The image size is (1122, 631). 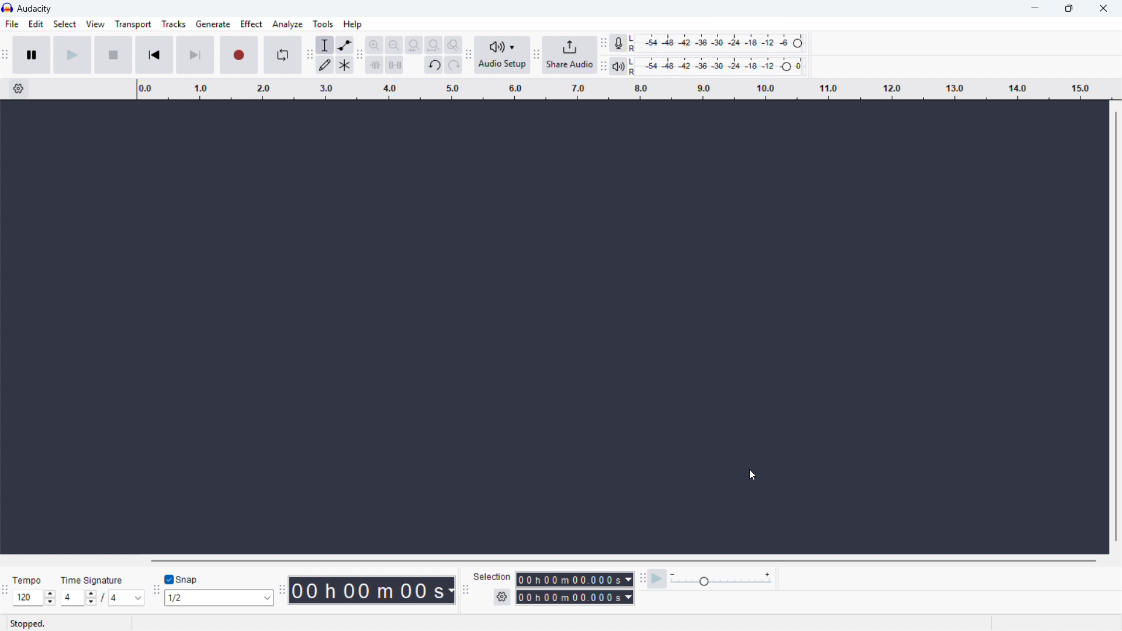 What do you see at coordinates (465, 591) in the screenshot?
I see `selection toolbar` at bounding box center [465, 591].